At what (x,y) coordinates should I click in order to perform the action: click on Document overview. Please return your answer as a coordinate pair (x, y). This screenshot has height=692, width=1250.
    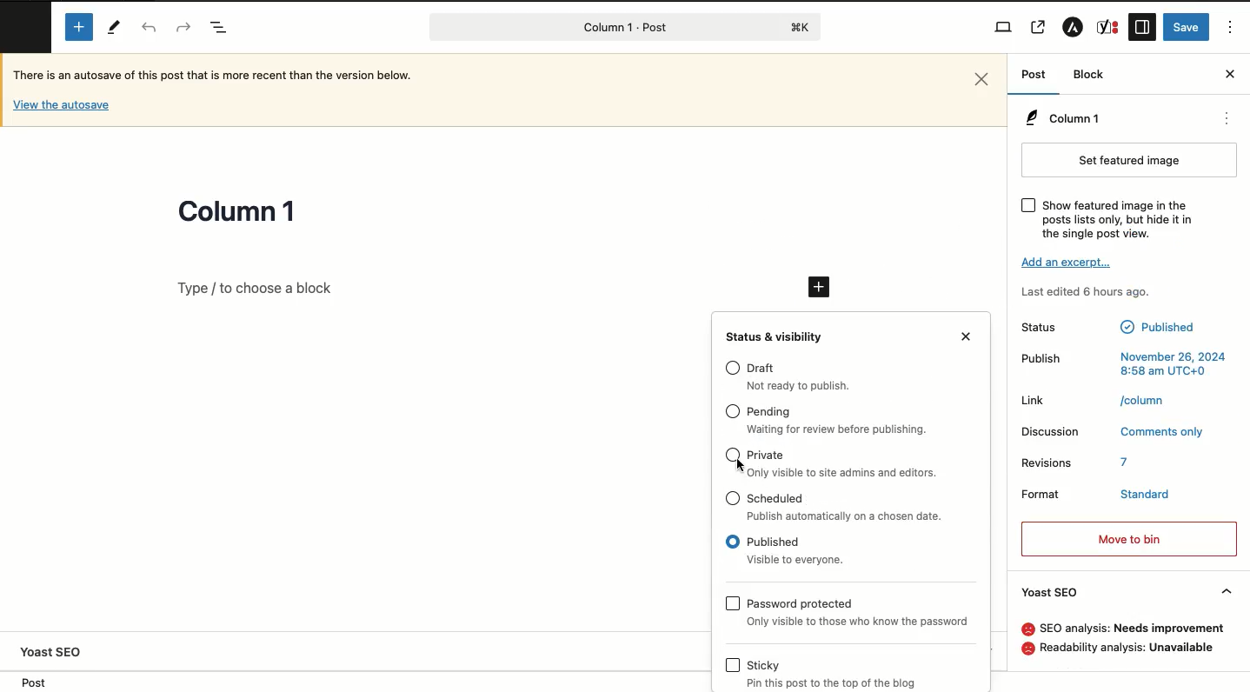
    Looking at the image, I should click on (220, 29).